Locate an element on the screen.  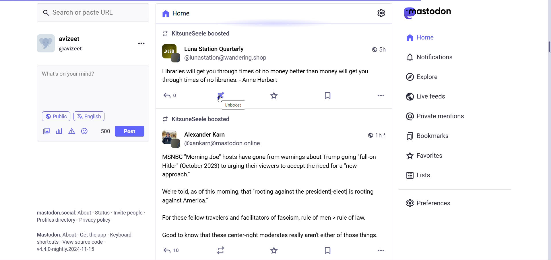
Social is located at coordinates (55, 212).